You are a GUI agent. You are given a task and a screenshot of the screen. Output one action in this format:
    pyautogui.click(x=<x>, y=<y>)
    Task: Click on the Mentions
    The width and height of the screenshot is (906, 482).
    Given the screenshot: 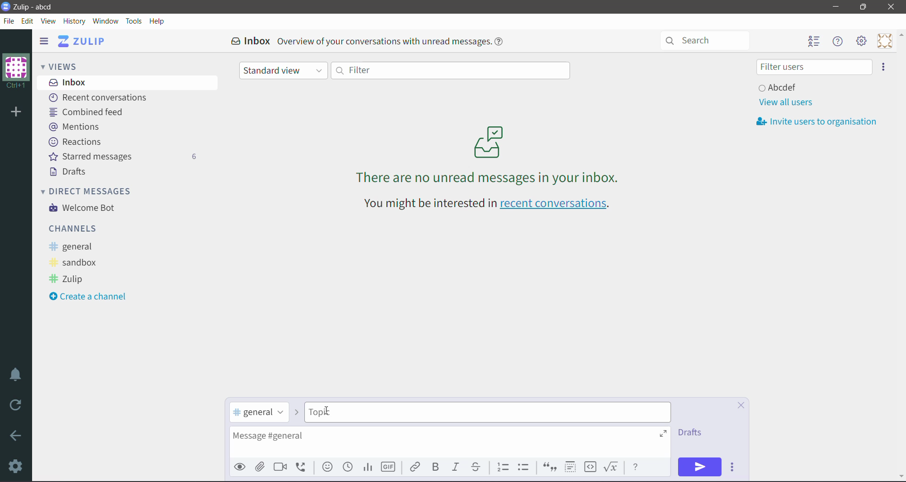 What is the action you would take?
    pyautogui.click(x=75, y=126)
    